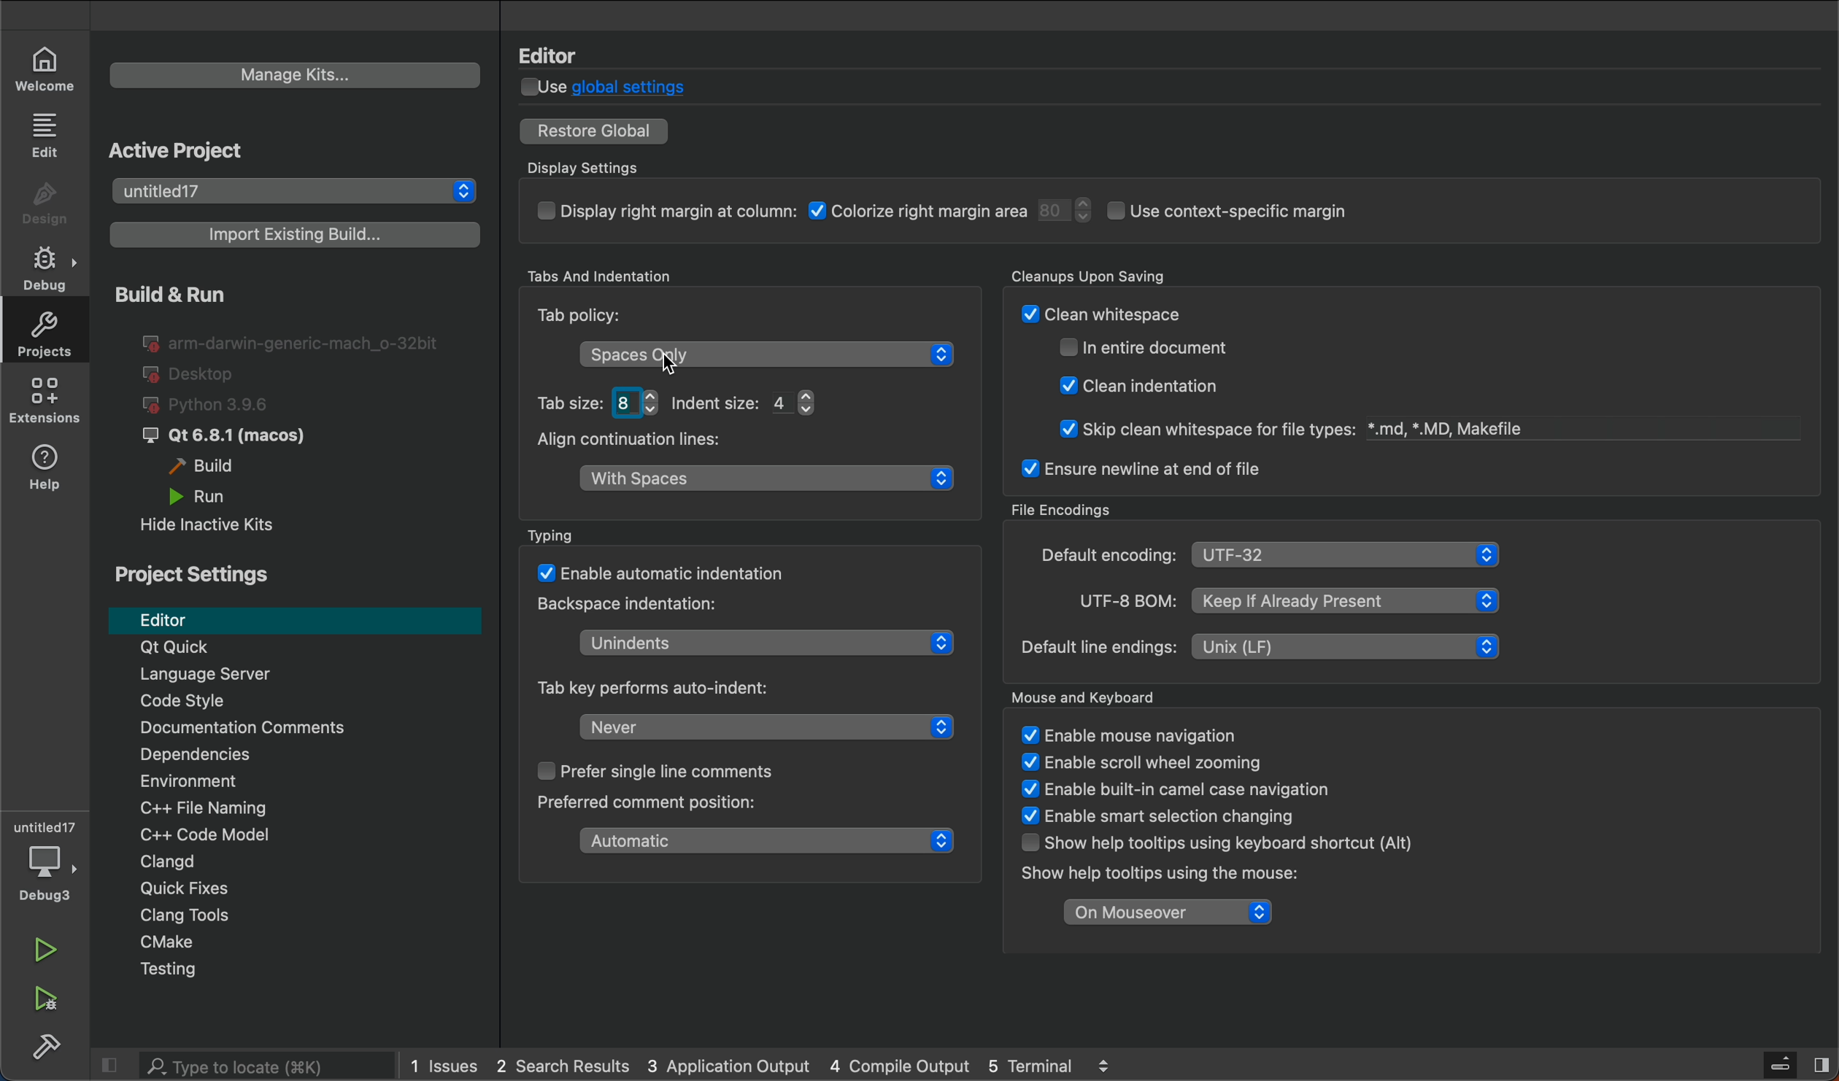  Describe the element at coordinates (647, 804) in the screenshot. I see `preferend comment` at that location.